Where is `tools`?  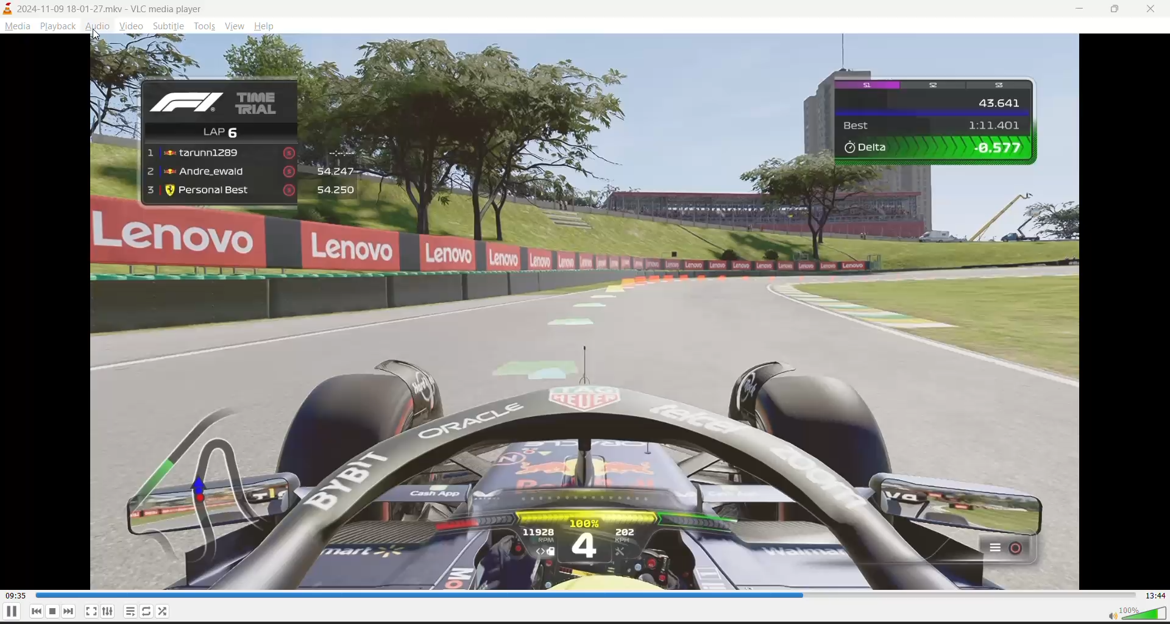
tools is located at coordinates (204, 28).